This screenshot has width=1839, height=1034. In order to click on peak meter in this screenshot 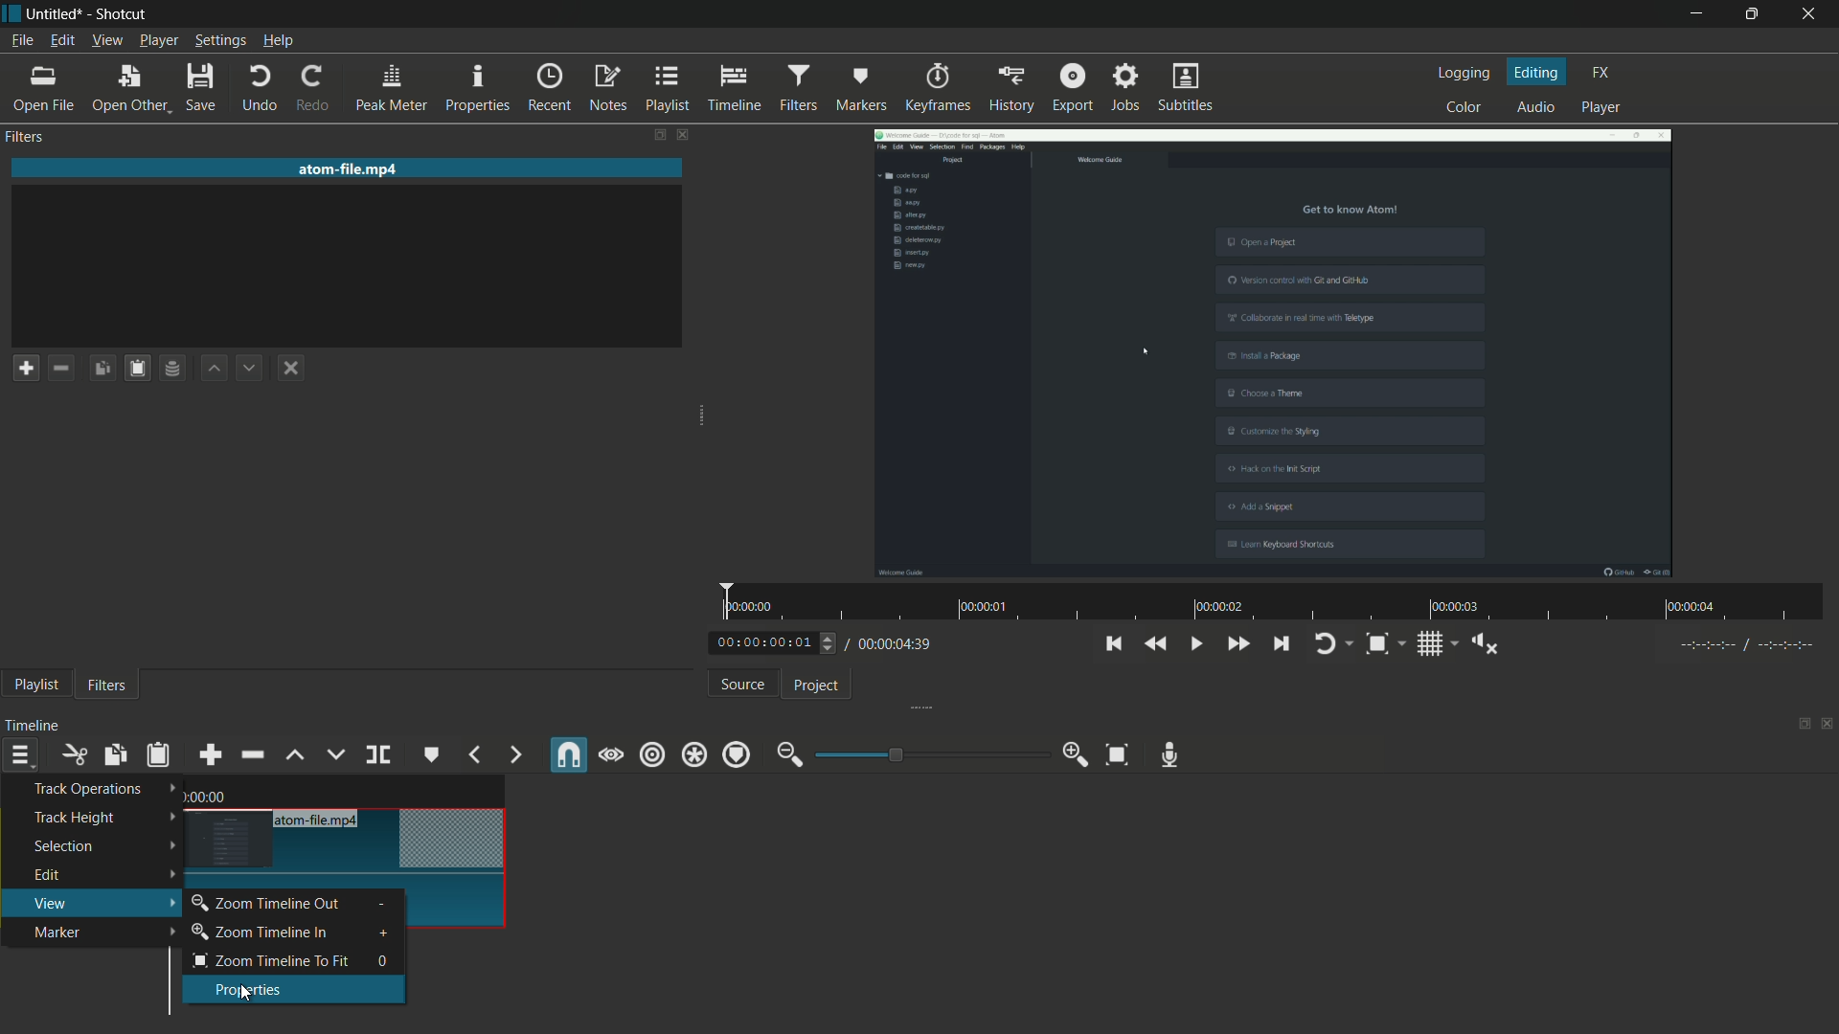, I will do `click(390, 87)`.